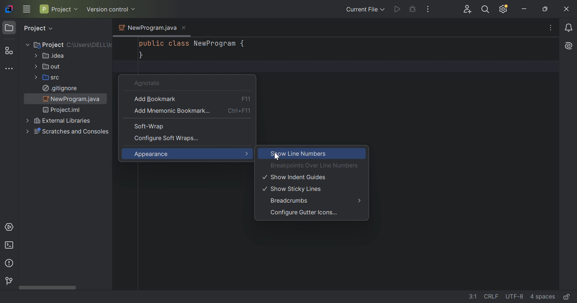 This screenshot has width=577, height=303. What do you see at coordinates (240, 112) in the screenshot?
I see `Ctrl+F11` at bounding box center [240, 112].